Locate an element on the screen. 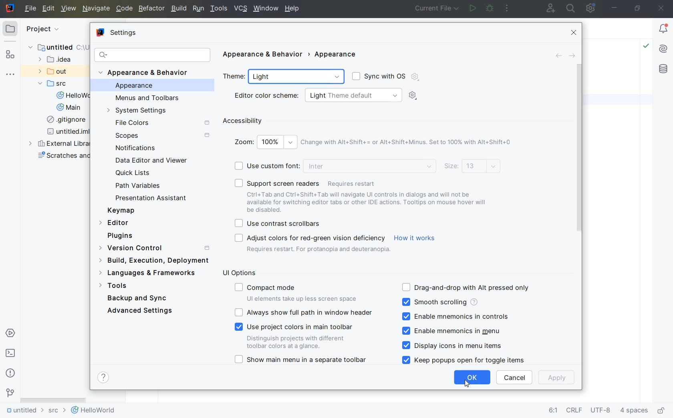 This screenshot has height=418, width=673. BUILD, EXECUTION, DEPLOYMENT is located at coordinates (153, 260).